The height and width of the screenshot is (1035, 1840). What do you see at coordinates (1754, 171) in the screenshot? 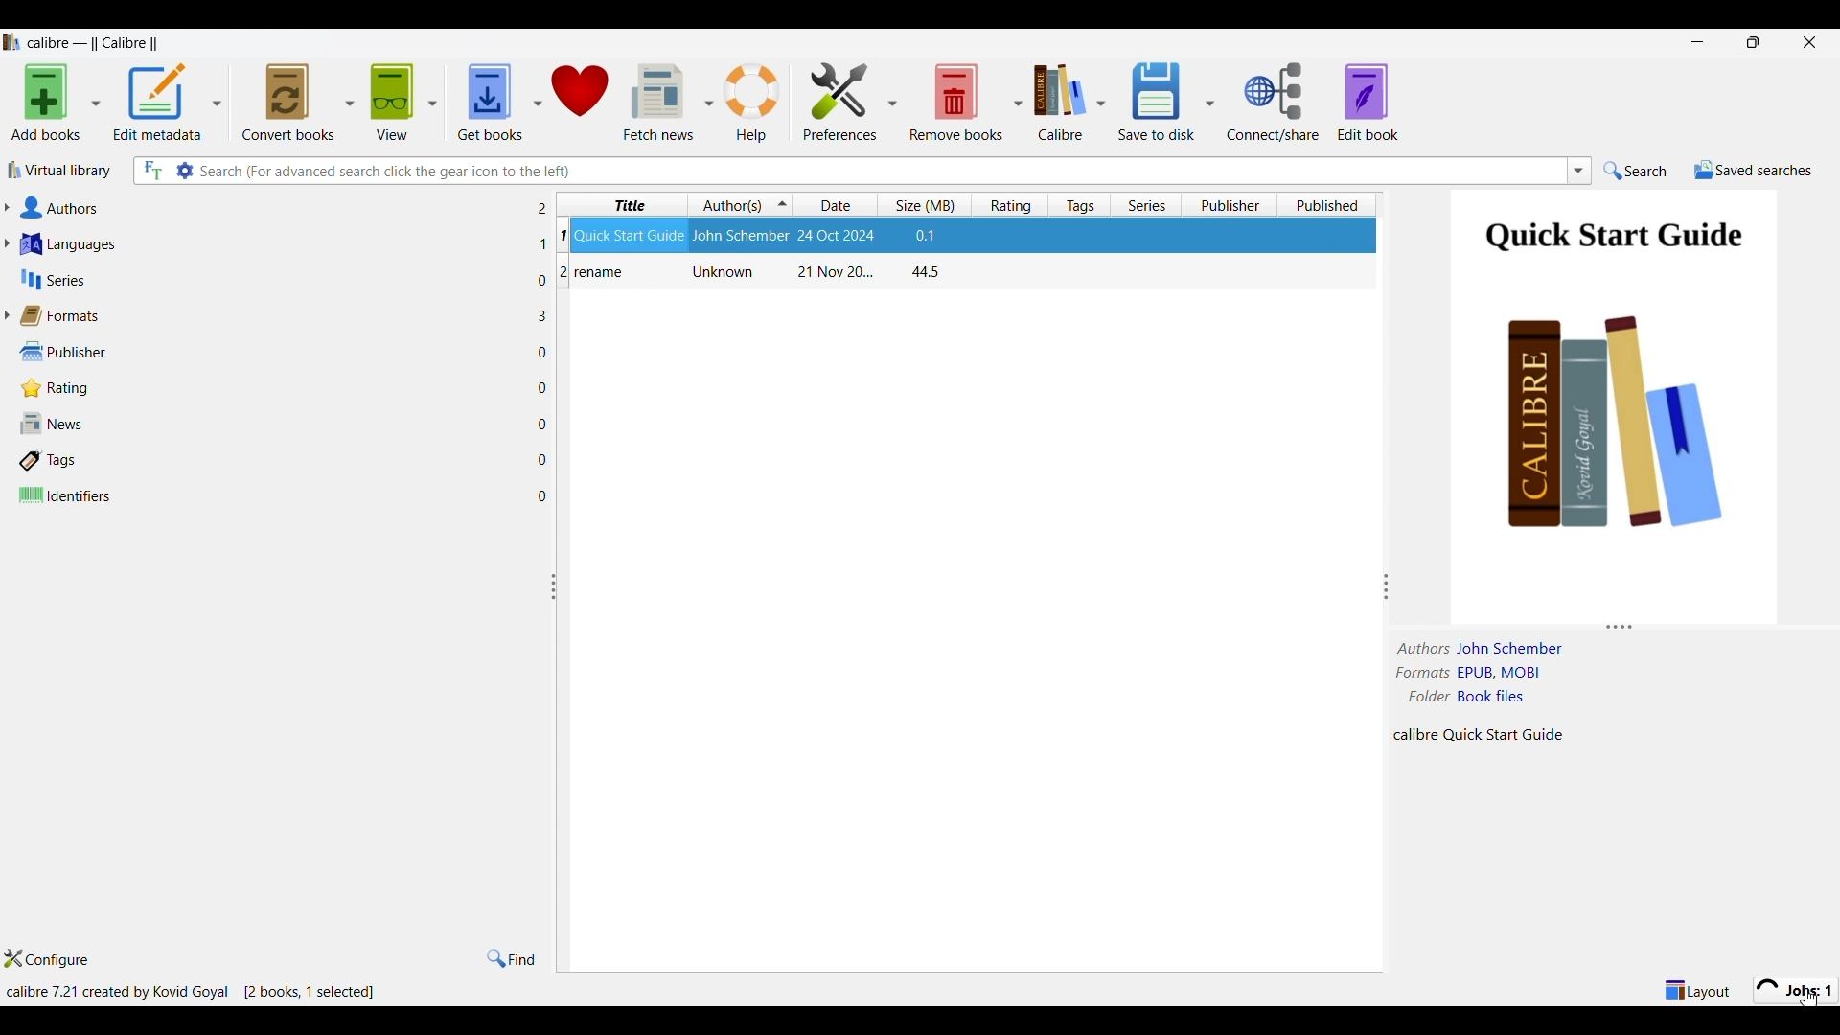
I see `Saved searches` at bounding box center [1754, 171].